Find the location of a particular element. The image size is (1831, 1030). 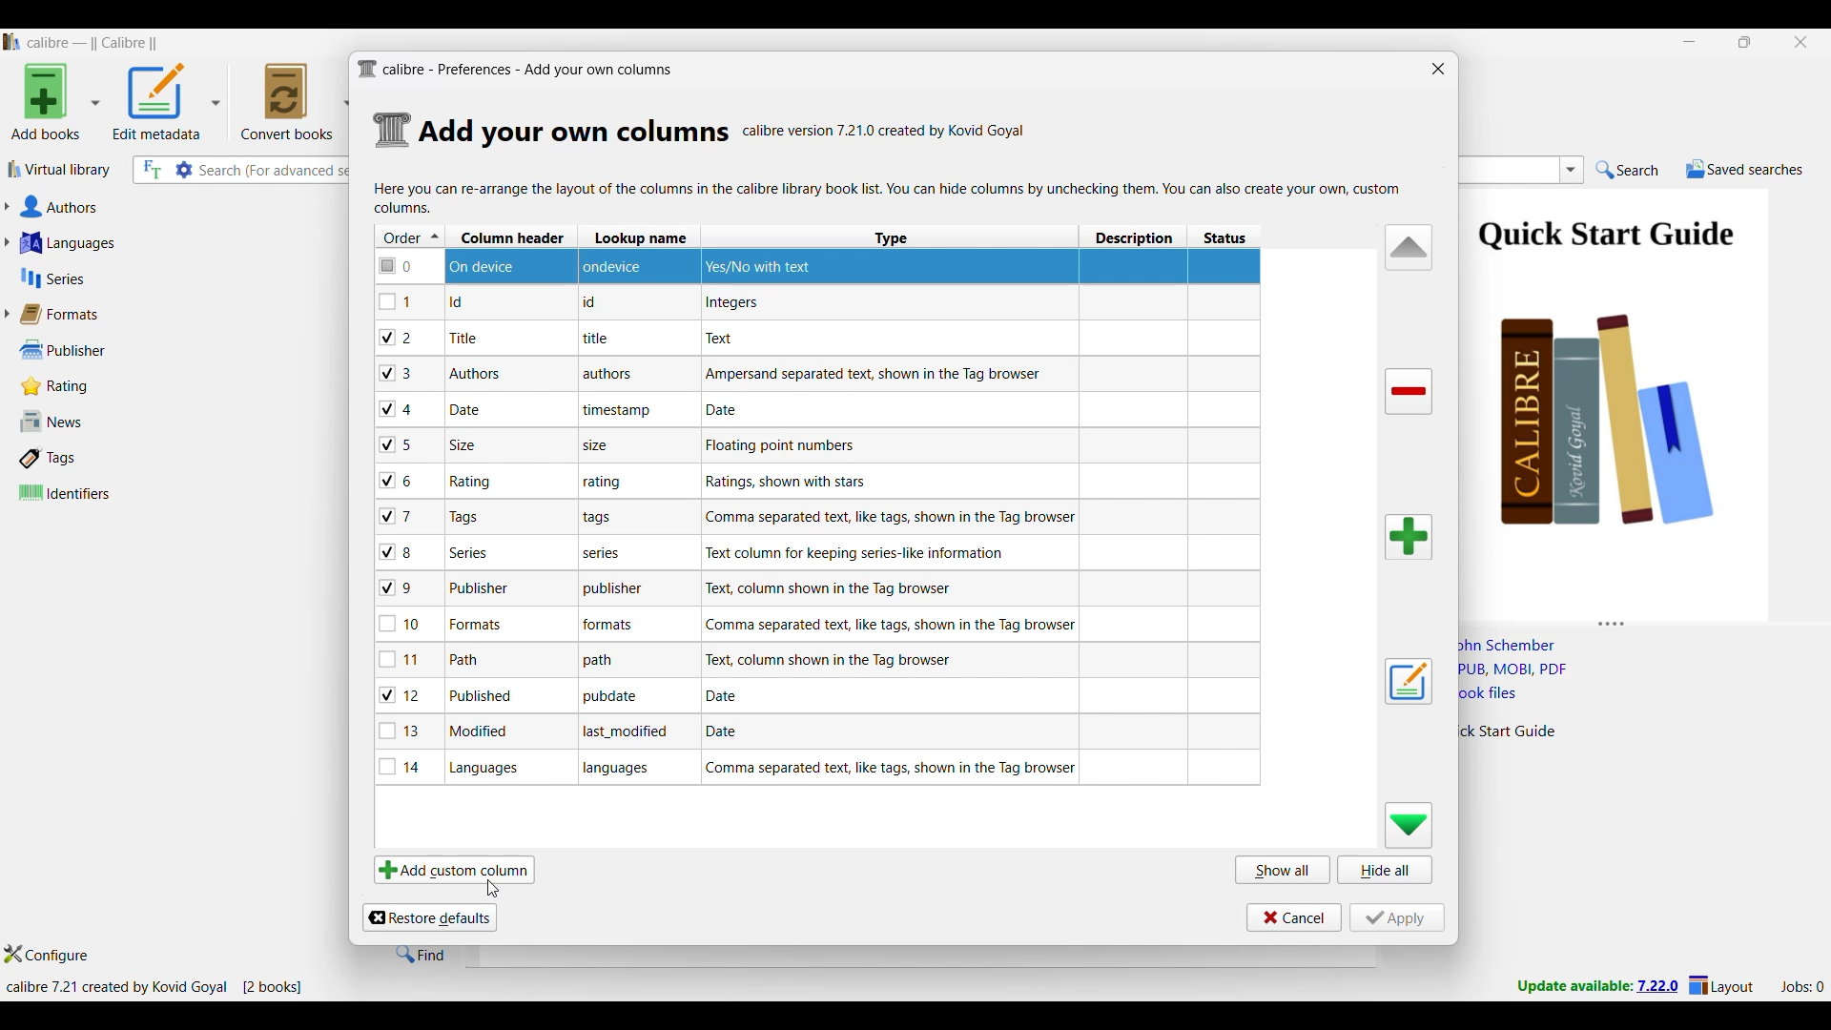

Description column is located at coordinates (1133, 236).